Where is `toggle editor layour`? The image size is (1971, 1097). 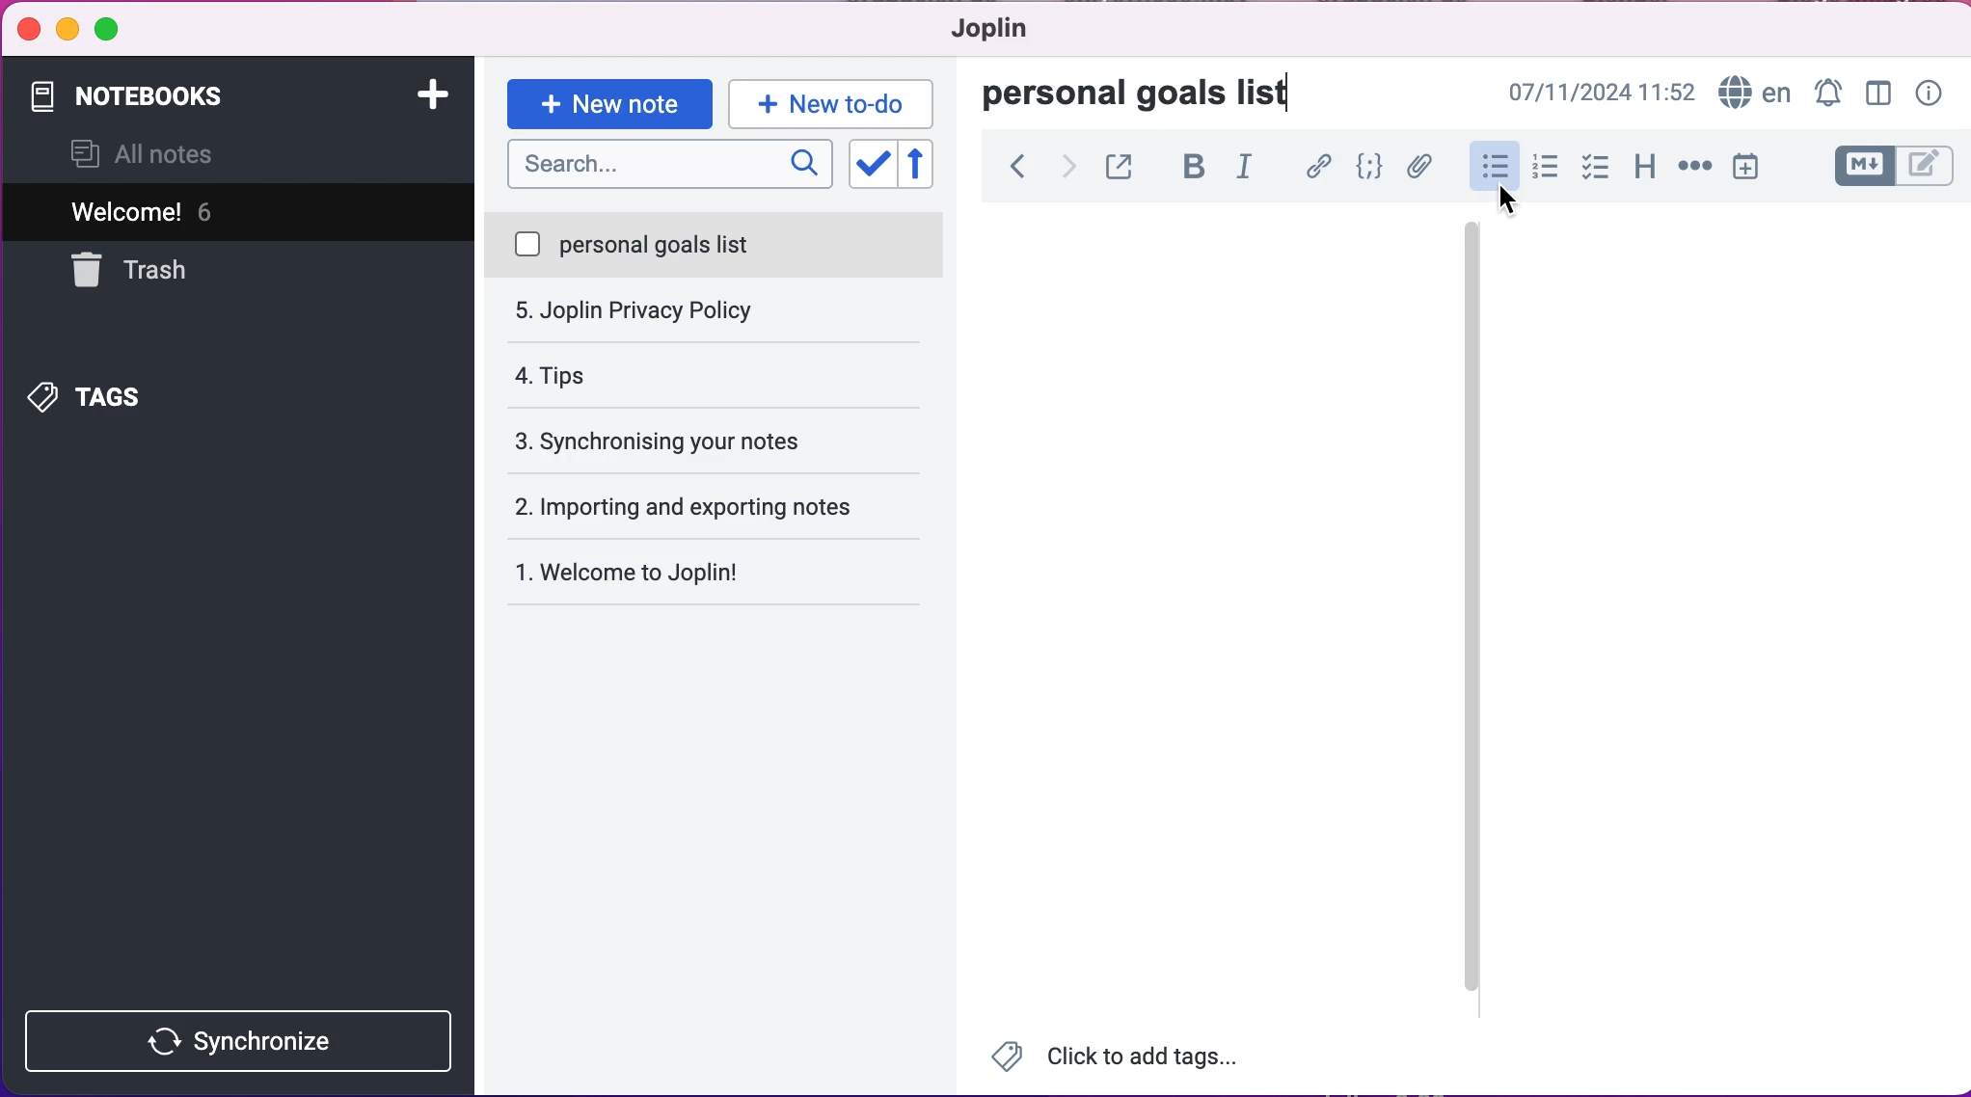 toggle editor layour is located at coordinates (1876, 90).